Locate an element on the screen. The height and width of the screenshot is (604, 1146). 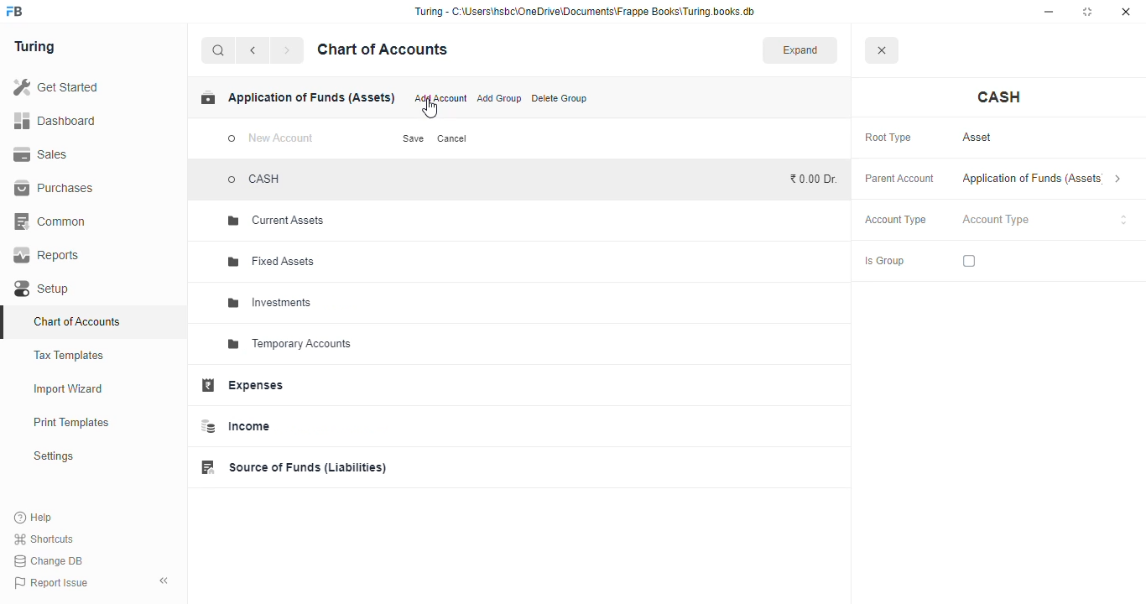
dashboard is located at coordinates (55, 120).